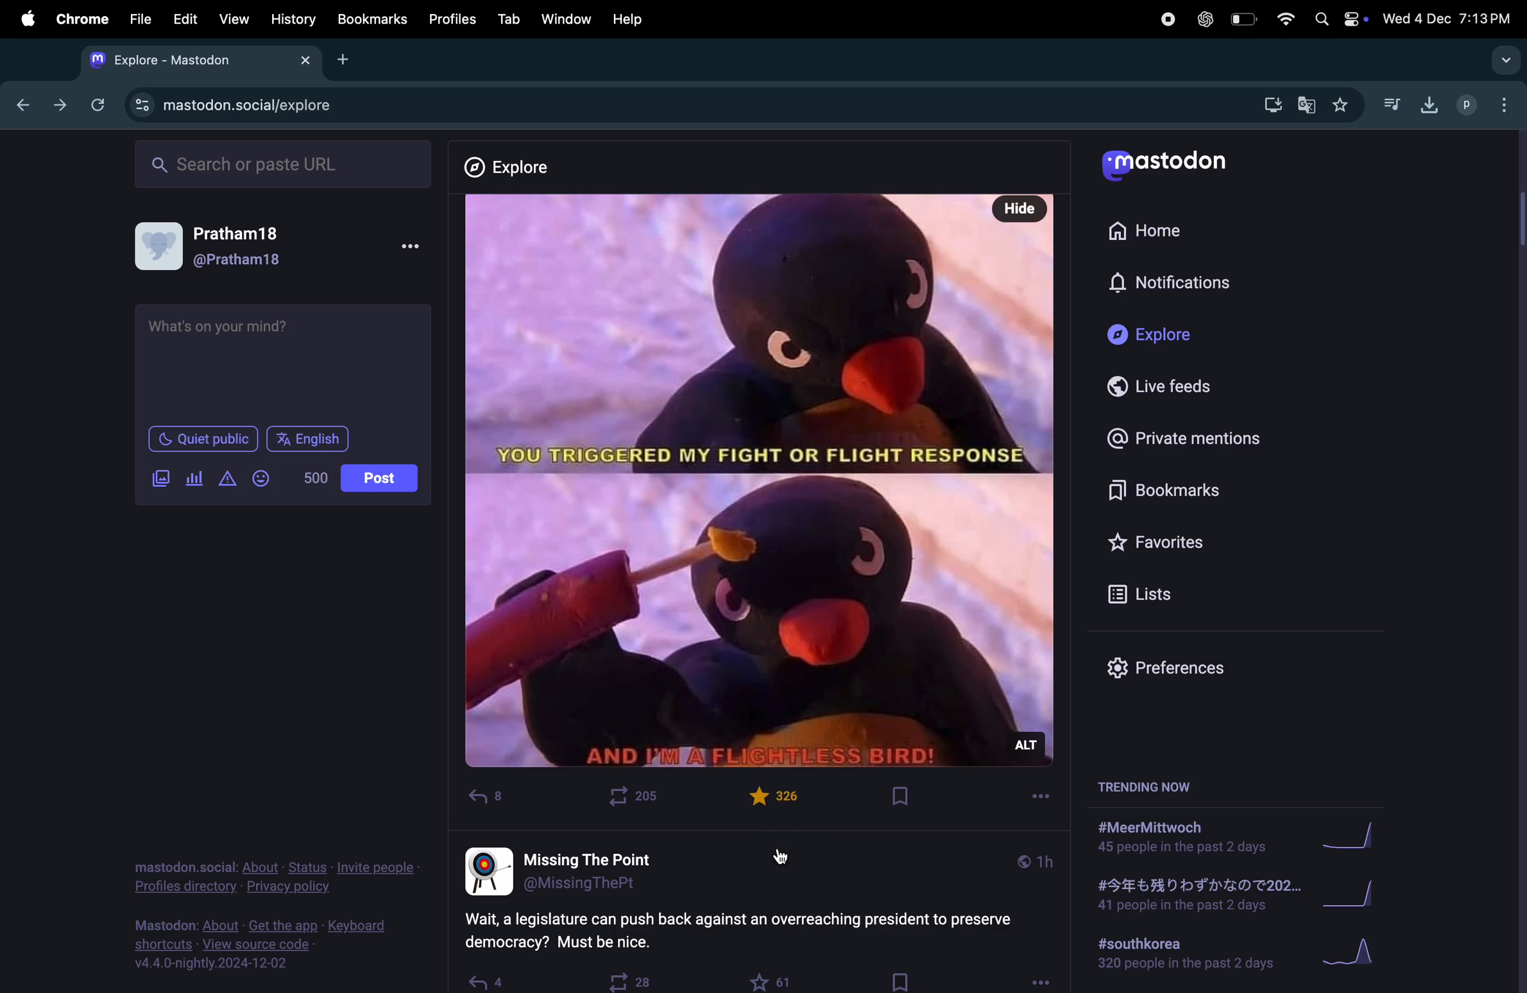  Describe the element at coordinates (195, 477) in the screenshot. I see `poll` at that location.